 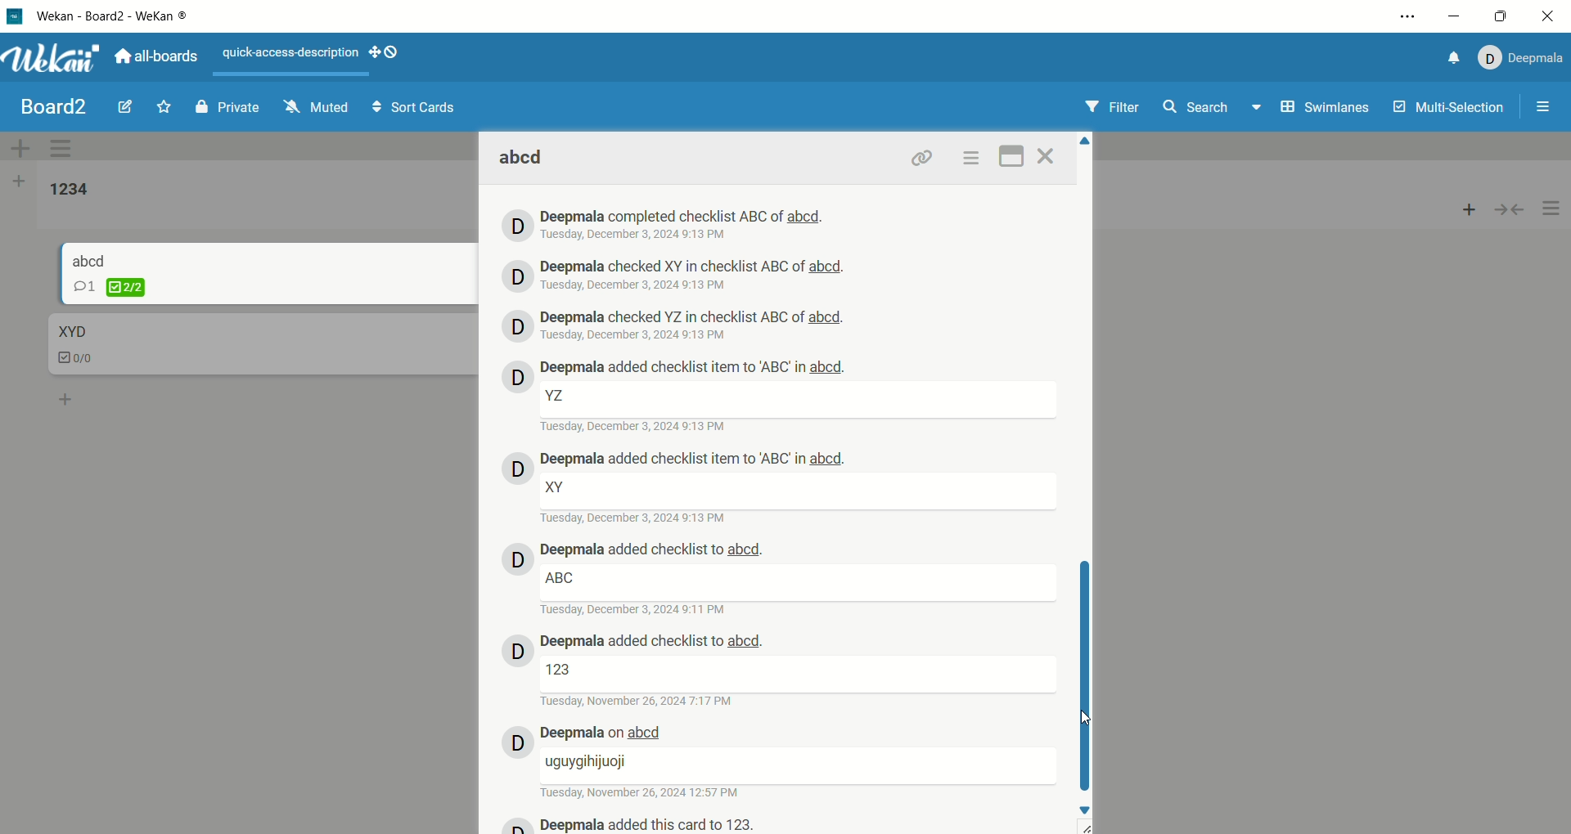 What do you see at coordinates (317, 106) in the screenshot?
I see `muted` at bounding box center [317, 106].